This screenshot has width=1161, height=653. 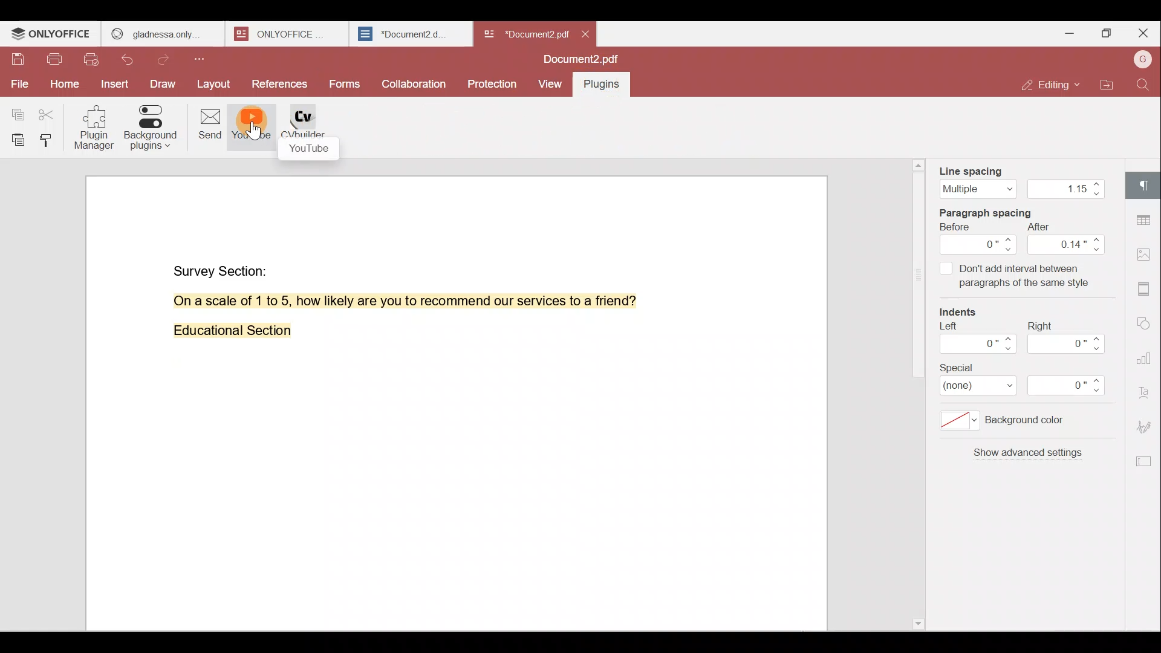 I want to click on Background color, so click(x=1013, y=424).